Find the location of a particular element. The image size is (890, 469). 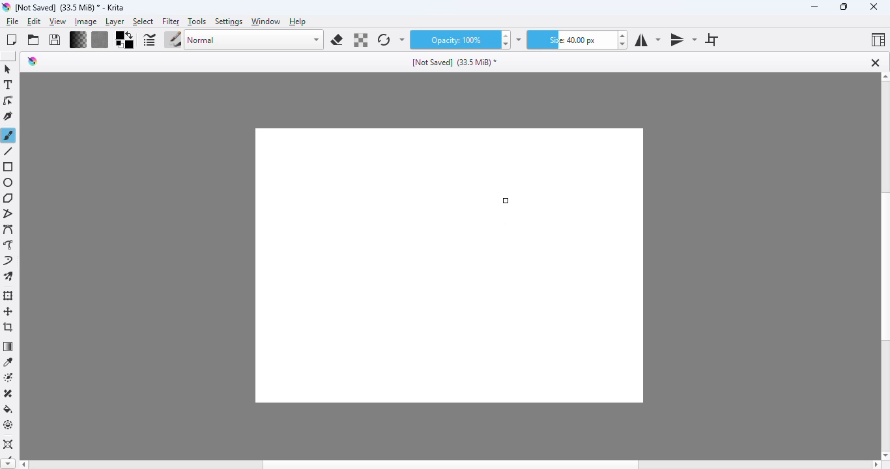

smart patch tool is located at coordinates (9, 394).